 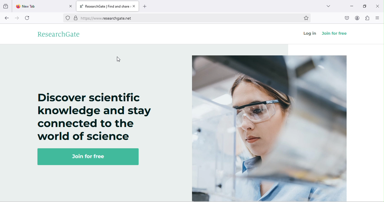 What do you see at coordinates (187, 18) in the screenshot?
I see `web link` at bounding box center [187, 18].